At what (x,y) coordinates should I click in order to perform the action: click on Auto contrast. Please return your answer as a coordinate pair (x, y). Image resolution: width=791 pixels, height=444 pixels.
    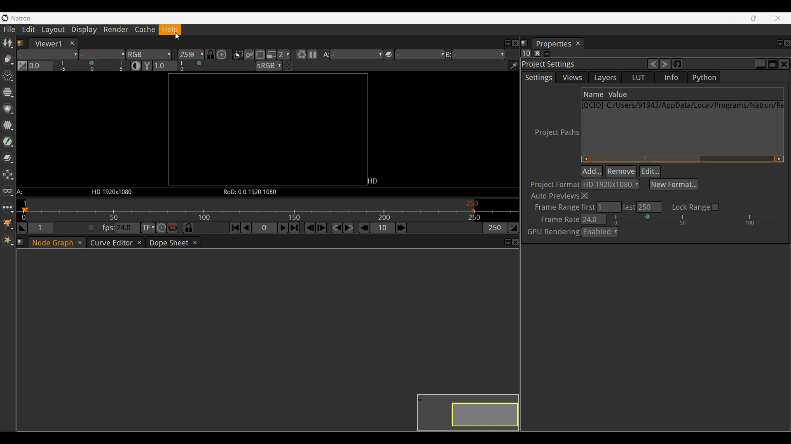
    Looking at the image, I should click on (136, 65).